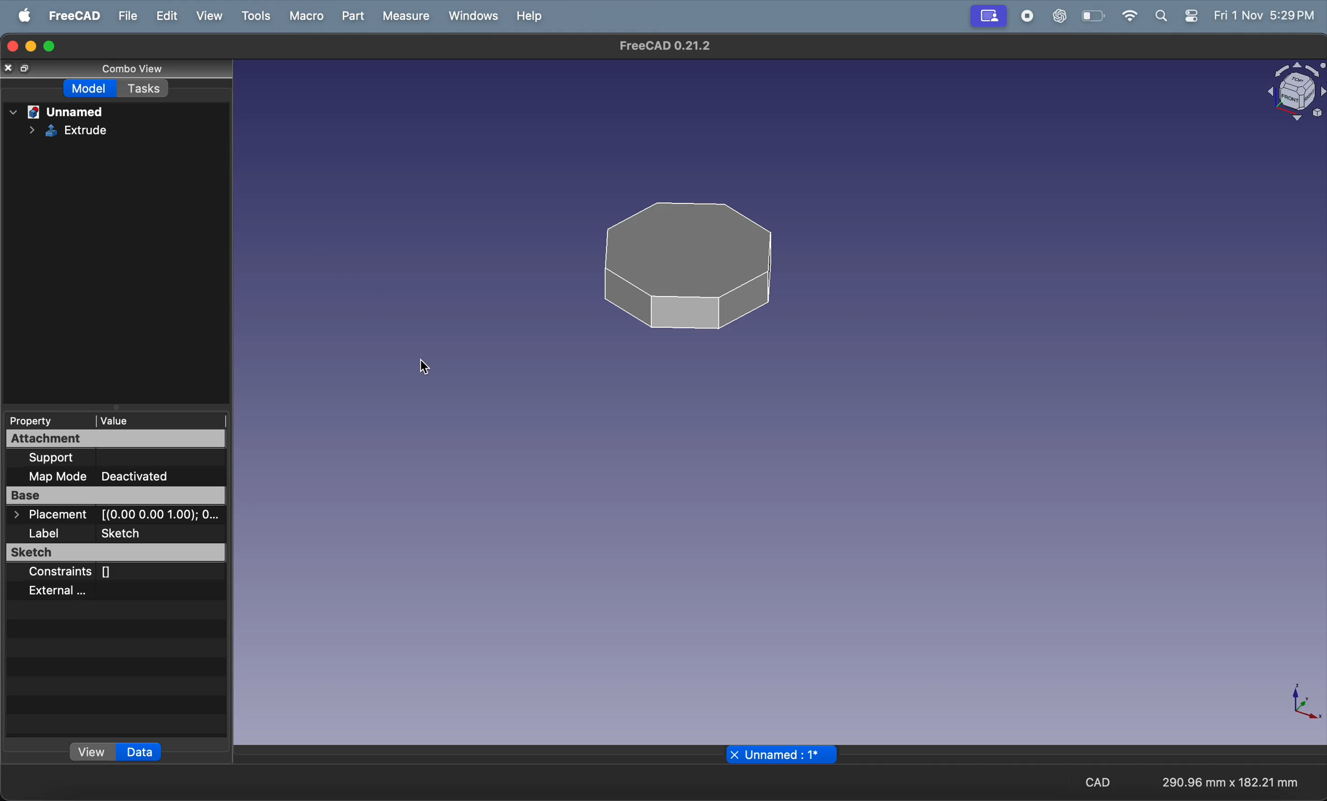 The image size is (1327, 801). Describe the element at coordinates (18, 69) in the screenshot. I see `copy` at that location.